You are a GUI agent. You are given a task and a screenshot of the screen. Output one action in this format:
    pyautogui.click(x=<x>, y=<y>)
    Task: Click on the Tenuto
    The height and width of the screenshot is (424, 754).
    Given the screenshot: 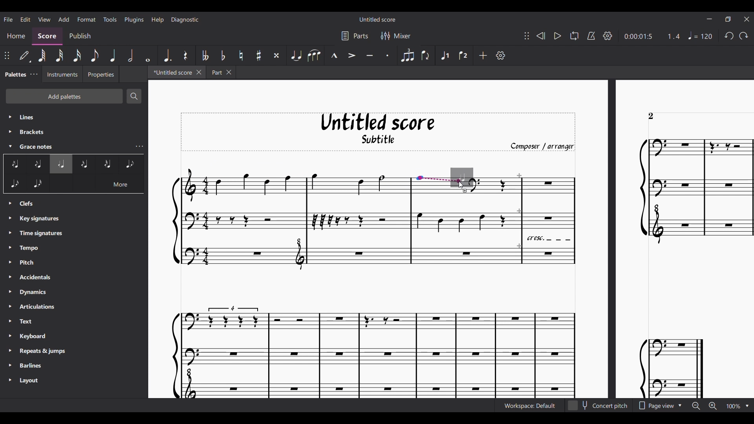 What is the action you would take?
    pyautogui.click(x=370, y=55)
    